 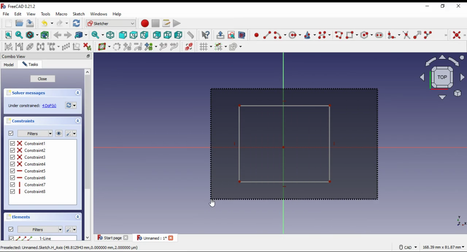 I want to click on trim edge, so click(x=406, y=35).